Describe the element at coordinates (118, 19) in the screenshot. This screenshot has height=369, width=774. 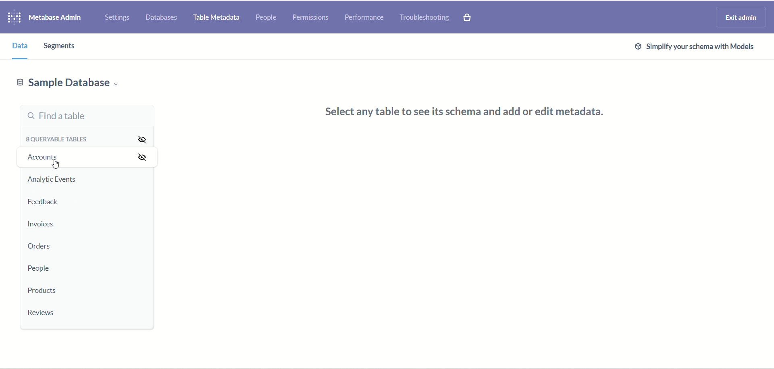
I see `settings` at that location.